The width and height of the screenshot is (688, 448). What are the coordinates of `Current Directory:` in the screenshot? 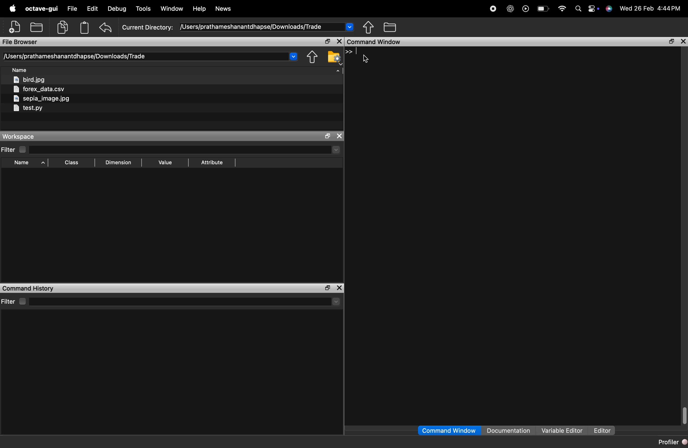 It's located at (149, 28).